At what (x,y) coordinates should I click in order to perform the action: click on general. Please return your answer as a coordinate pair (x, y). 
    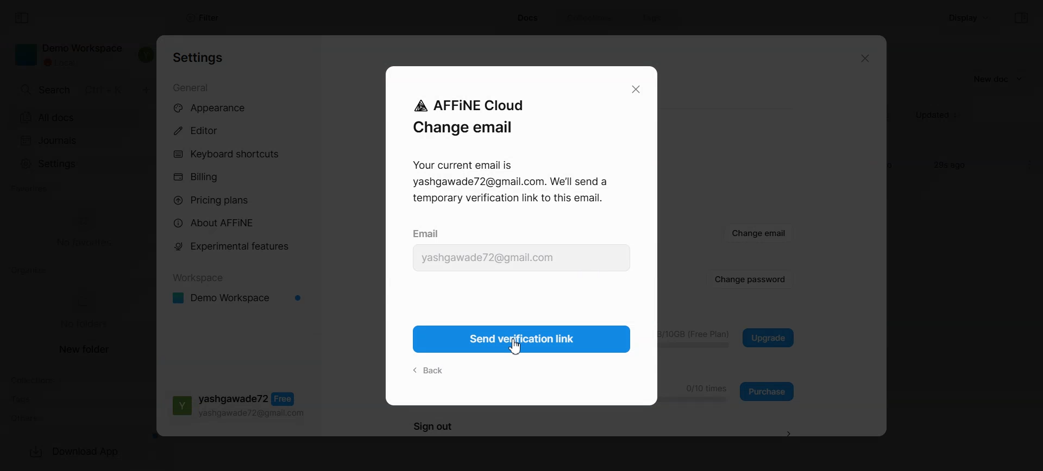
    Looking at the image, I should click on (192, 88).